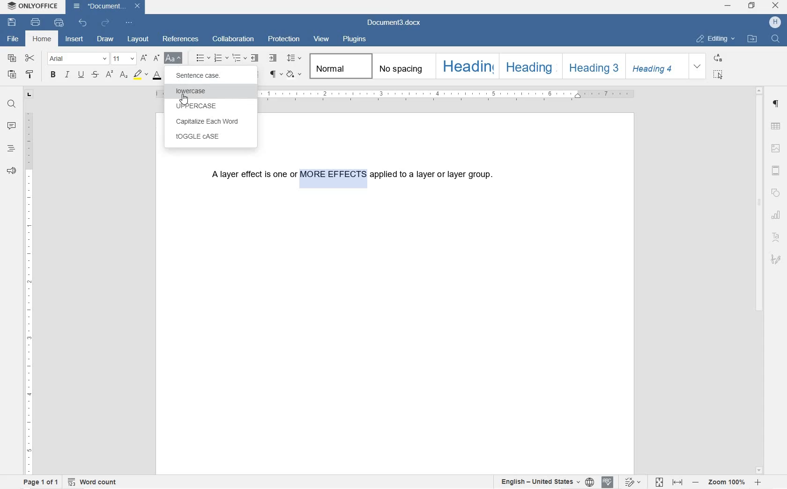 This screenshot has width=787, height=489. What do you see at coordinates (105, 38) in the screenshot?
I see `DRAW` at bounding box center [105, 38].